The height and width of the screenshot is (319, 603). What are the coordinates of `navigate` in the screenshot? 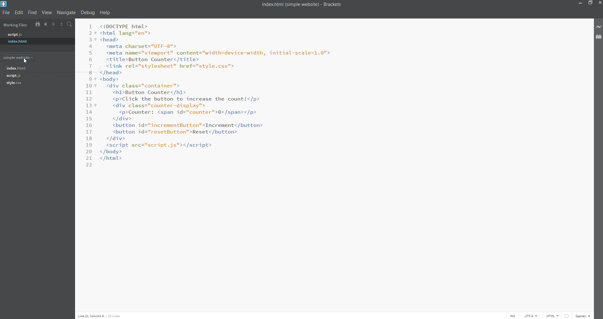 It's located at (67, 12).